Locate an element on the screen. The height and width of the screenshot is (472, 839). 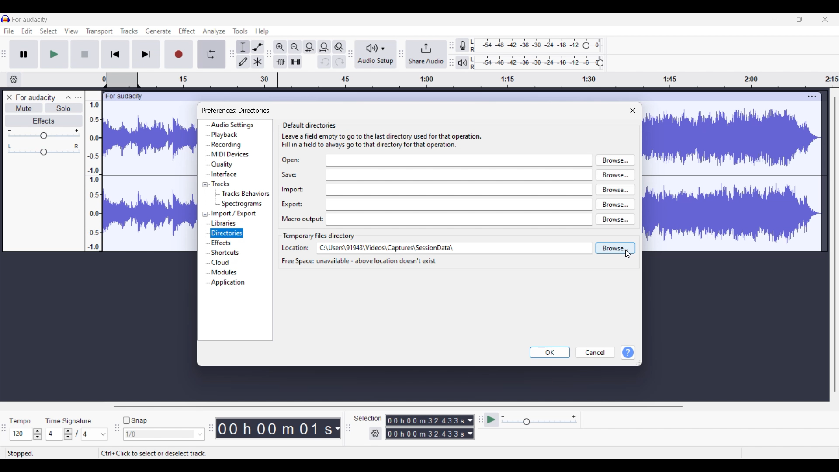
Close interface is located at coordinates (825, 19).